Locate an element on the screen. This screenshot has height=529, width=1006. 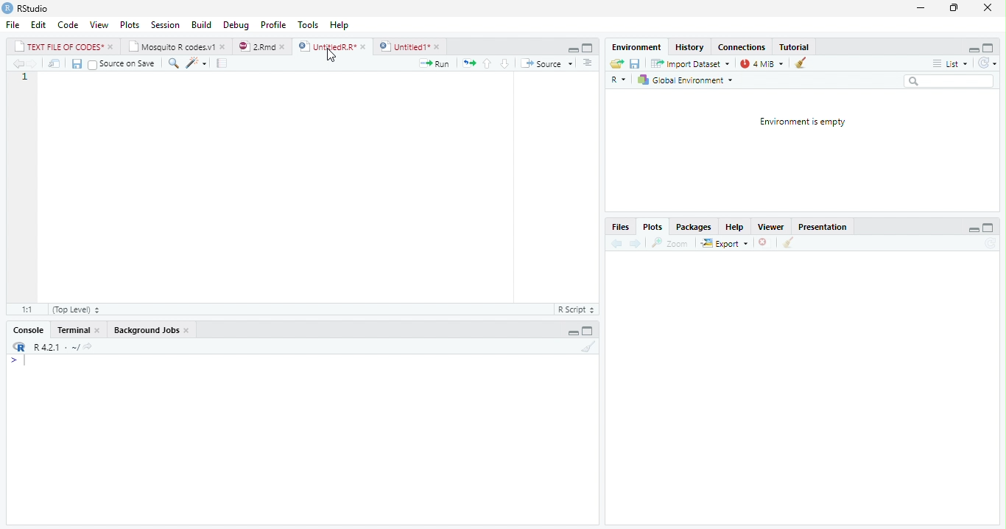
Environment is empty is located at coordinates (802, 122).